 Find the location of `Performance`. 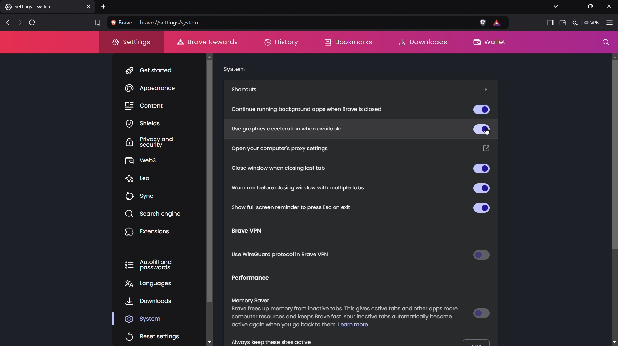

Performance is located at coordinates (256, 280).